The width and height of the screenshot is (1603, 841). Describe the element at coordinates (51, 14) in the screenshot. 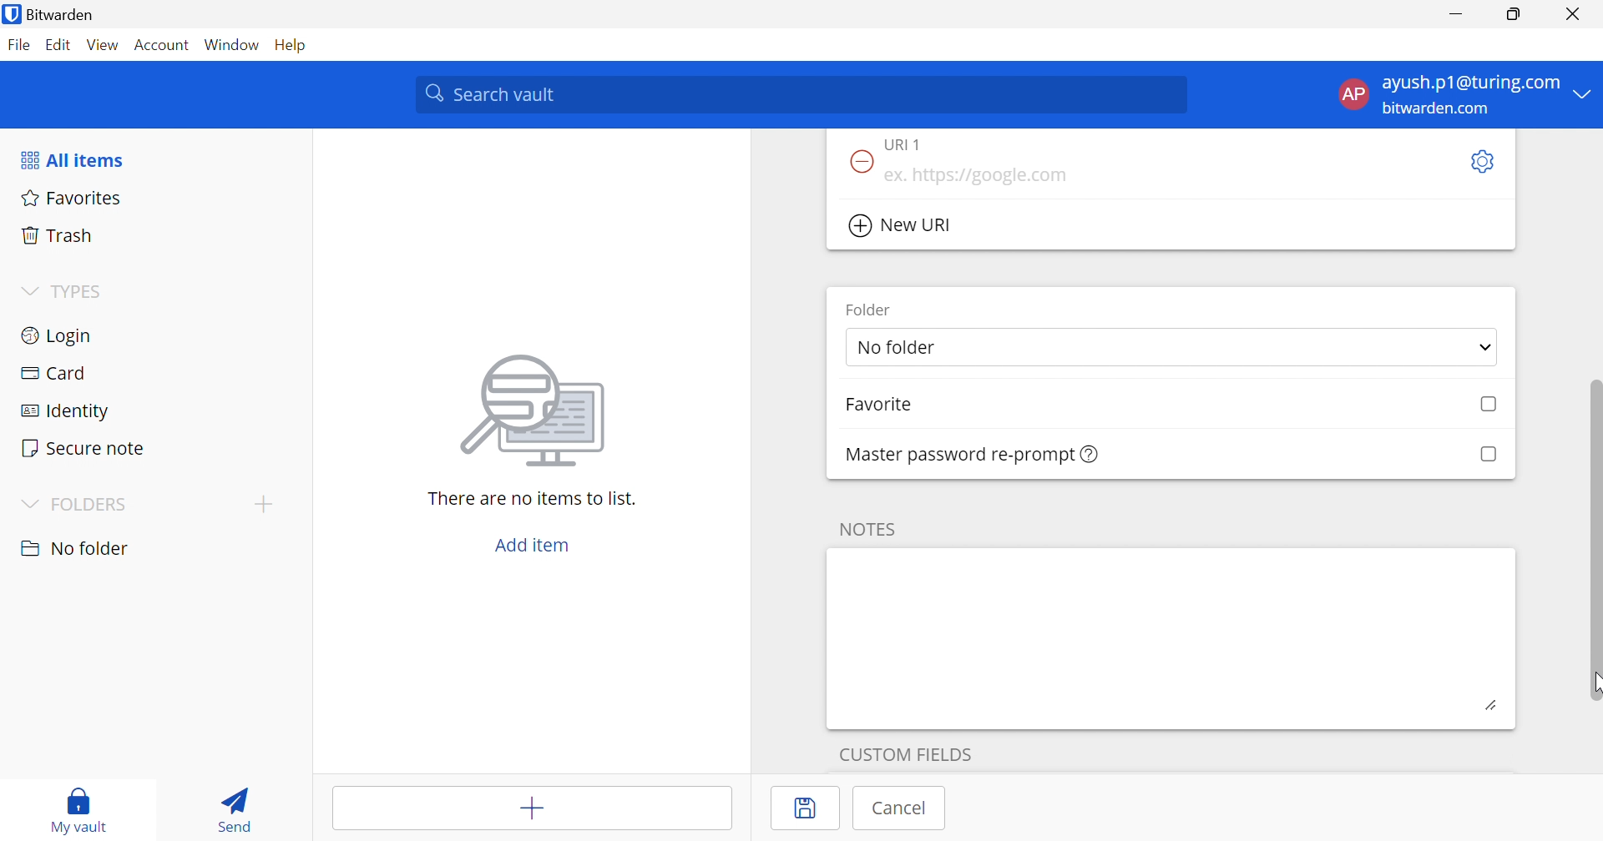

I see `Bitwarden` at that location.